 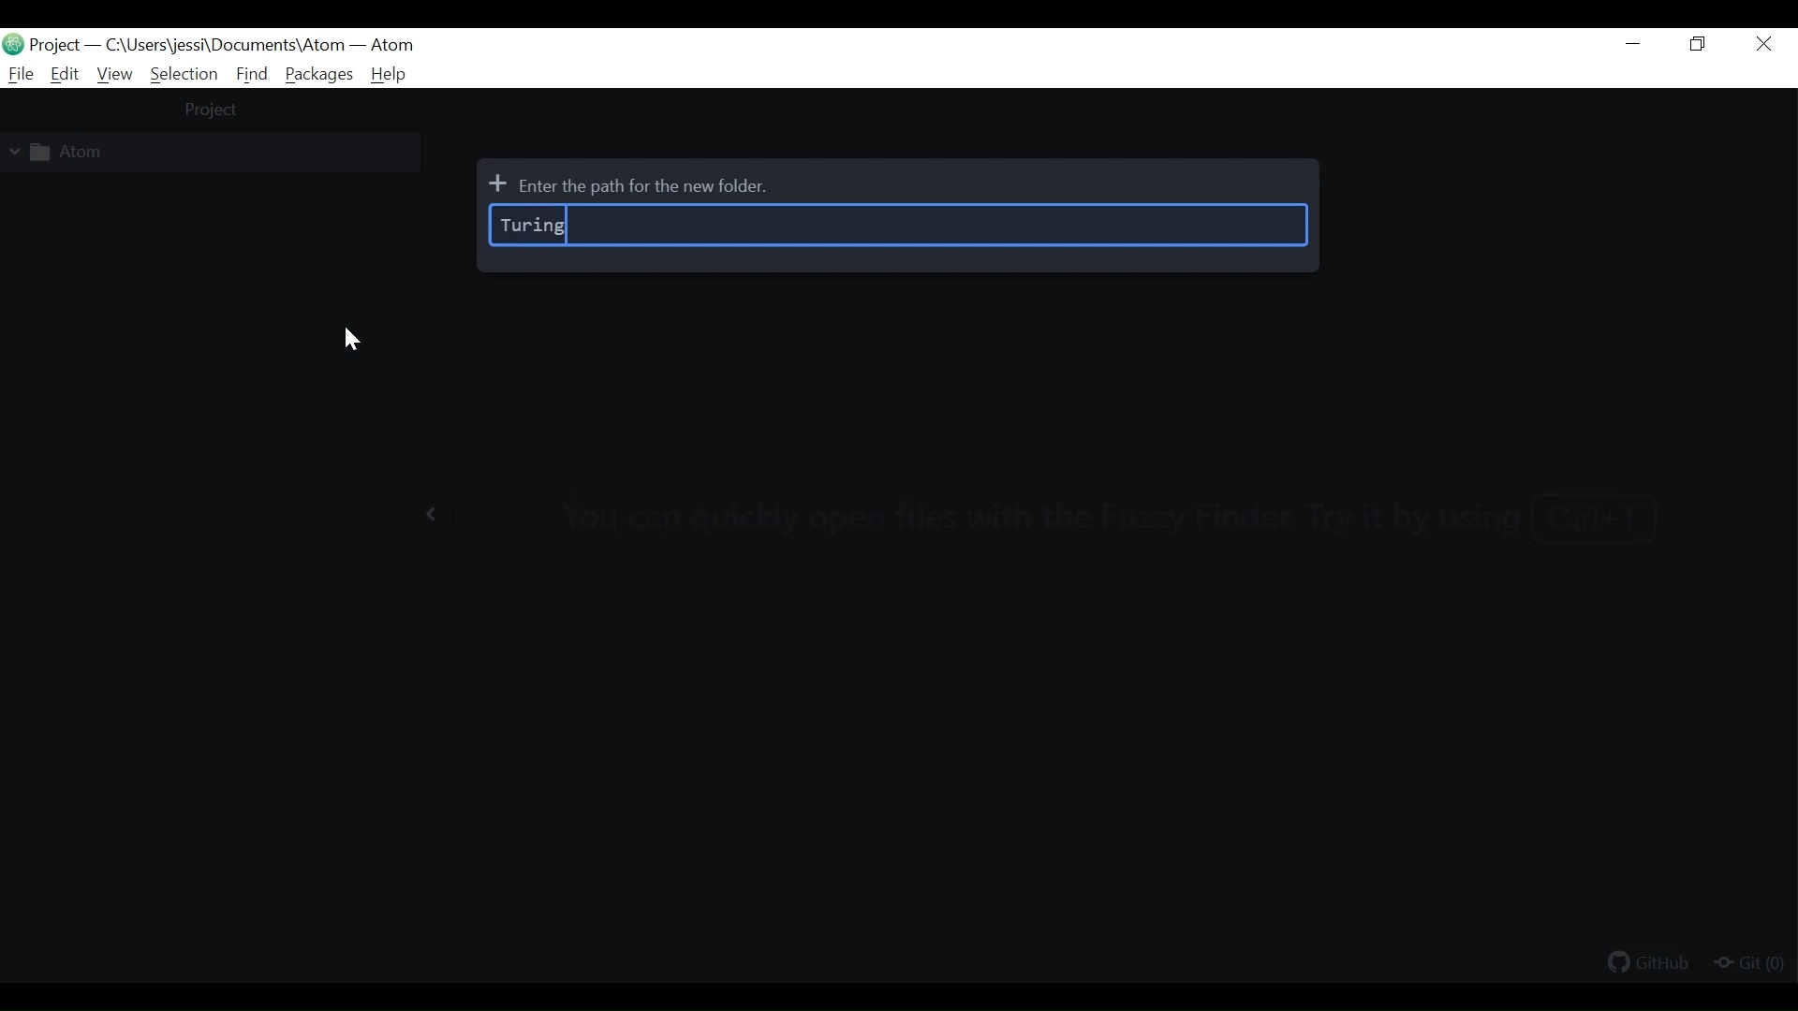 What do you see at coordinates (113, 75) in the screenshot?
I see `View` at bounding box center [113, 75].